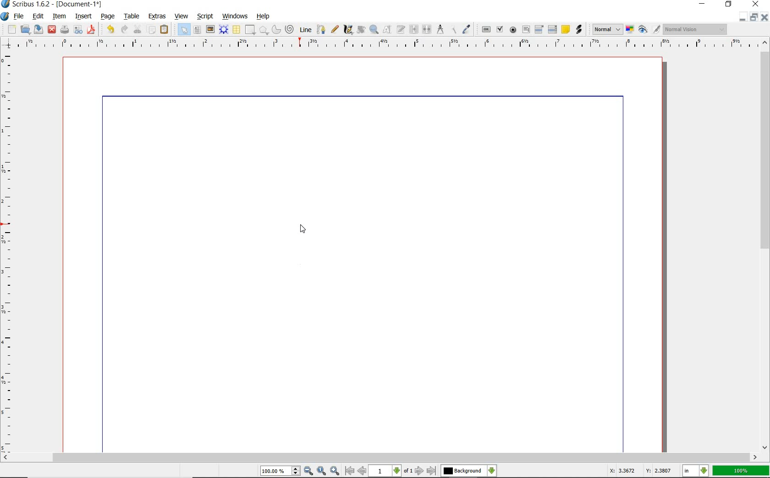 The height and width of the screenshot is (478, 770). Describe the element at coordinates (25, 29) in the screenshot. I see `open` at that location.